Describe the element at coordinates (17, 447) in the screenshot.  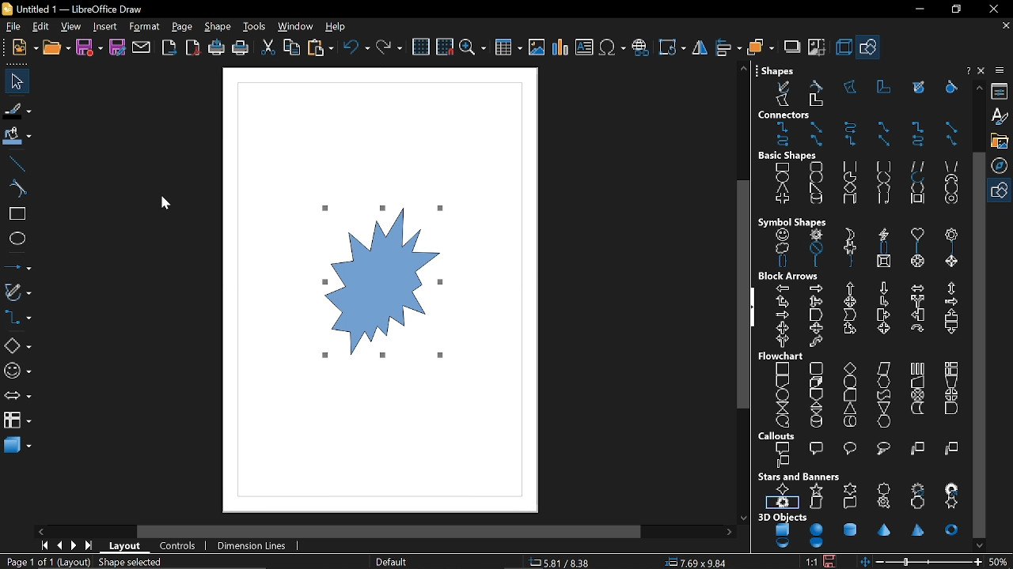
I see `3d shapes` at that location.